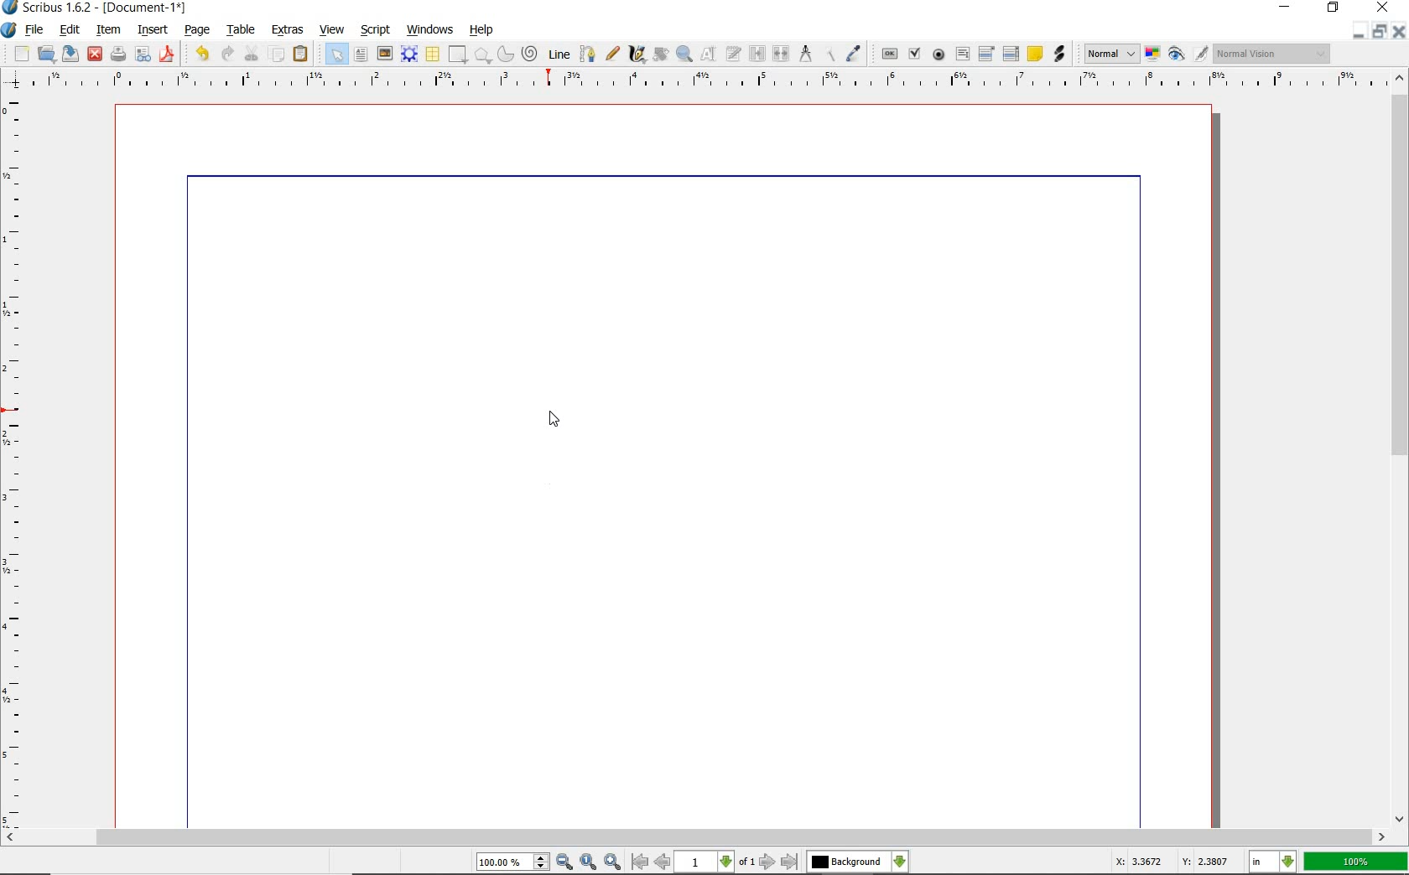 This screenshot has width=1409, height=875. I want to click on close, so click(95, 54).